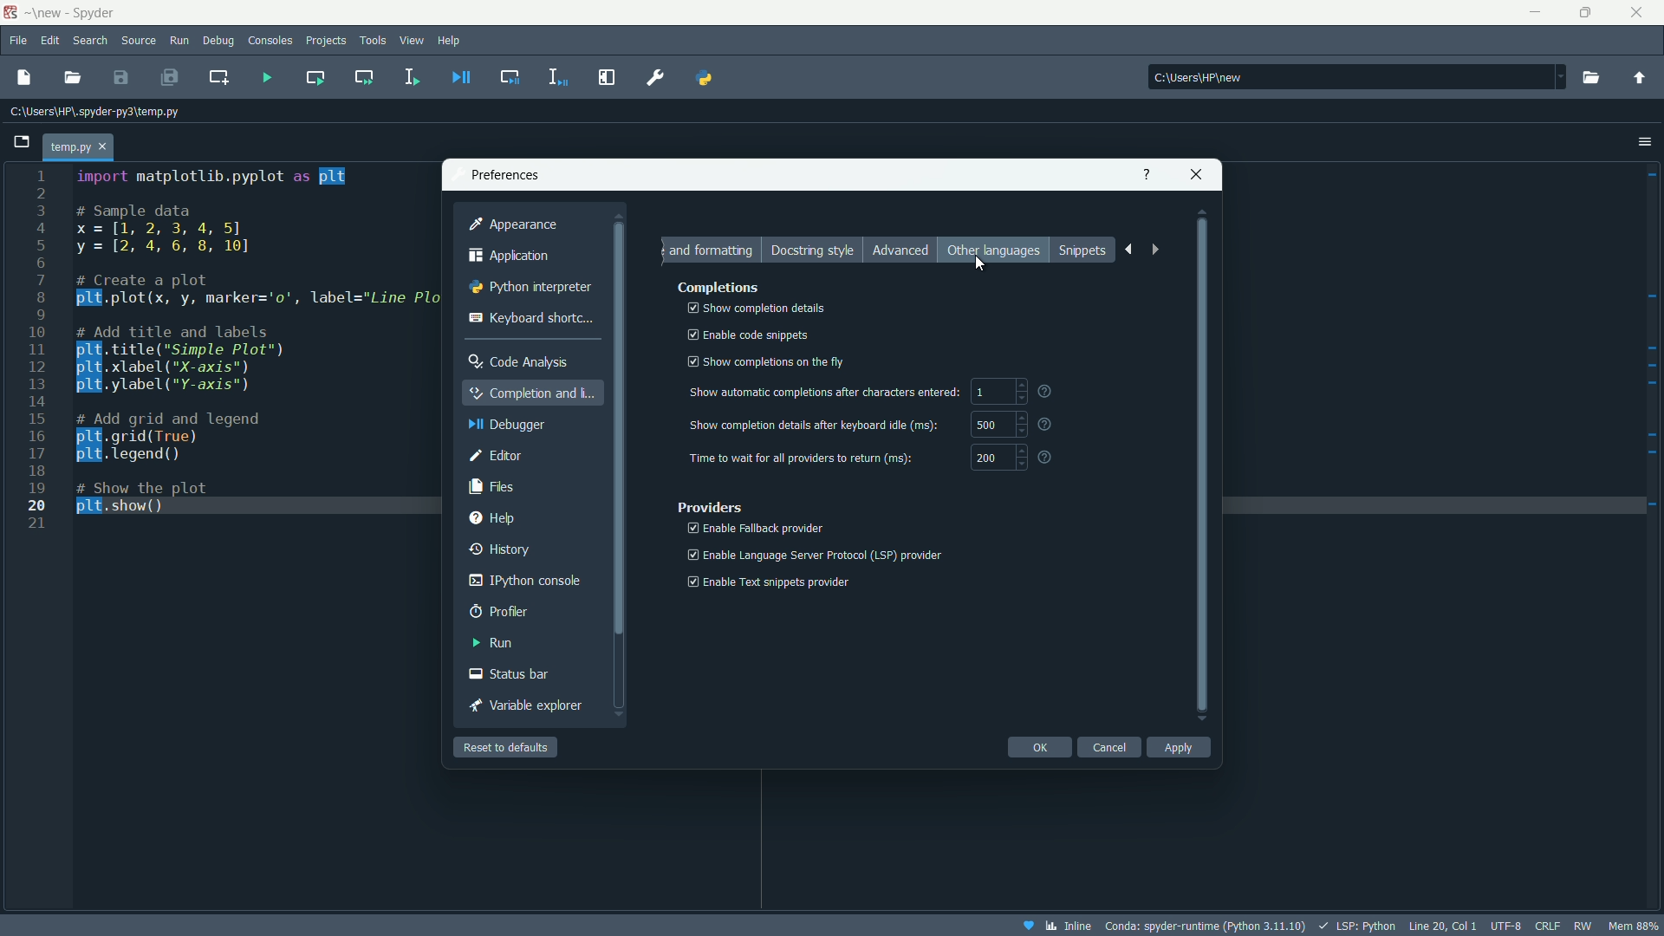 The image size is (1664, 936). Describe the element at coordinates (1039, 747) in the screenshot. I see `ok` at that location.